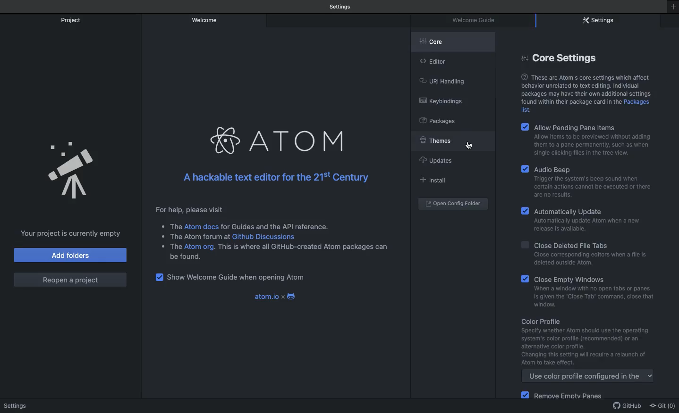 The height and width of the screenshot is (413, 679). I want to click on atom logo, so click(227, 141).